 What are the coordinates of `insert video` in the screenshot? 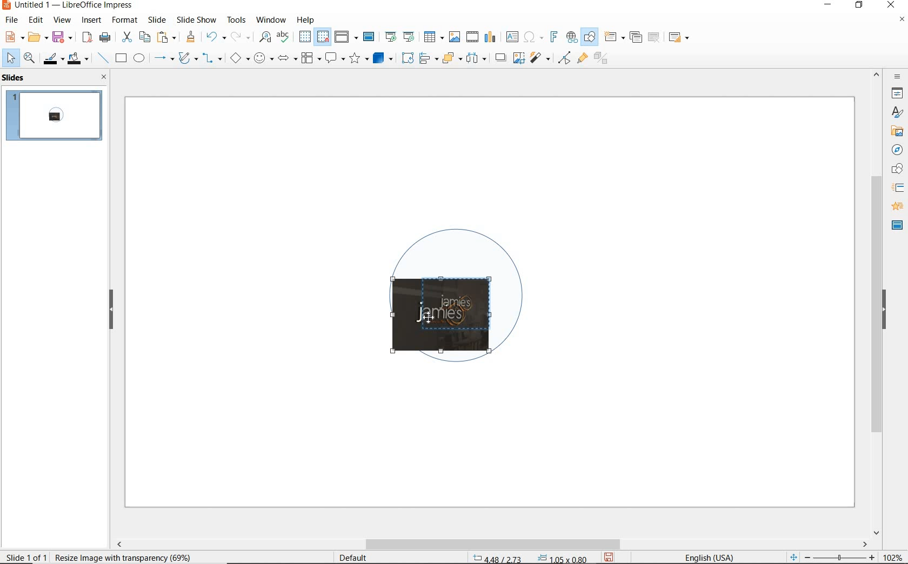 It's located at (471, 36).